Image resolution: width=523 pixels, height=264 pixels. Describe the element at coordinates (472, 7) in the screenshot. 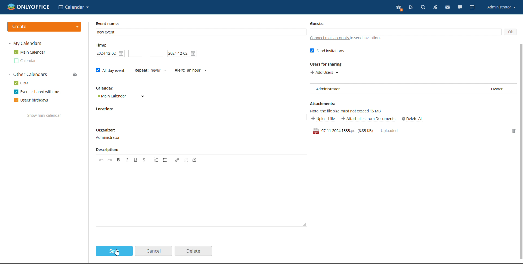

I see `calendar` at that location.